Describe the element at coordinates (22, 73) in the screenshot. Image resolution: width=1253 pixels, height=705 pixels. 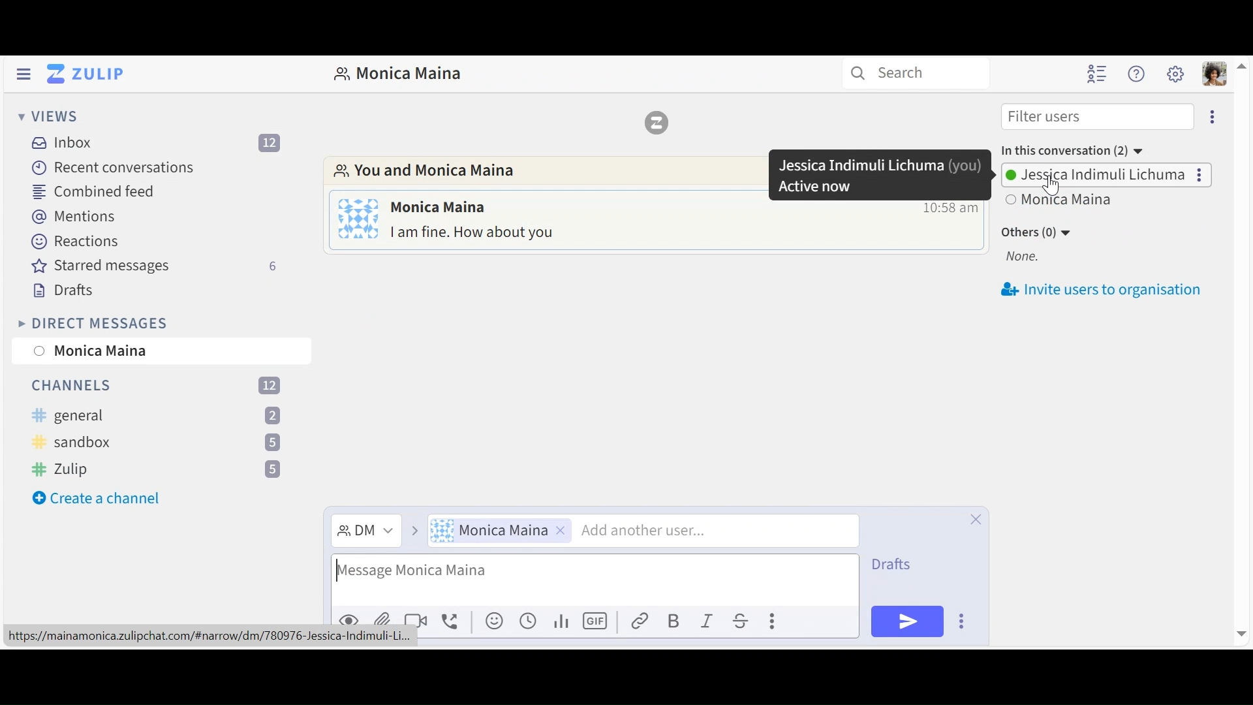
I see `Hide Left Sidebar` at that location.